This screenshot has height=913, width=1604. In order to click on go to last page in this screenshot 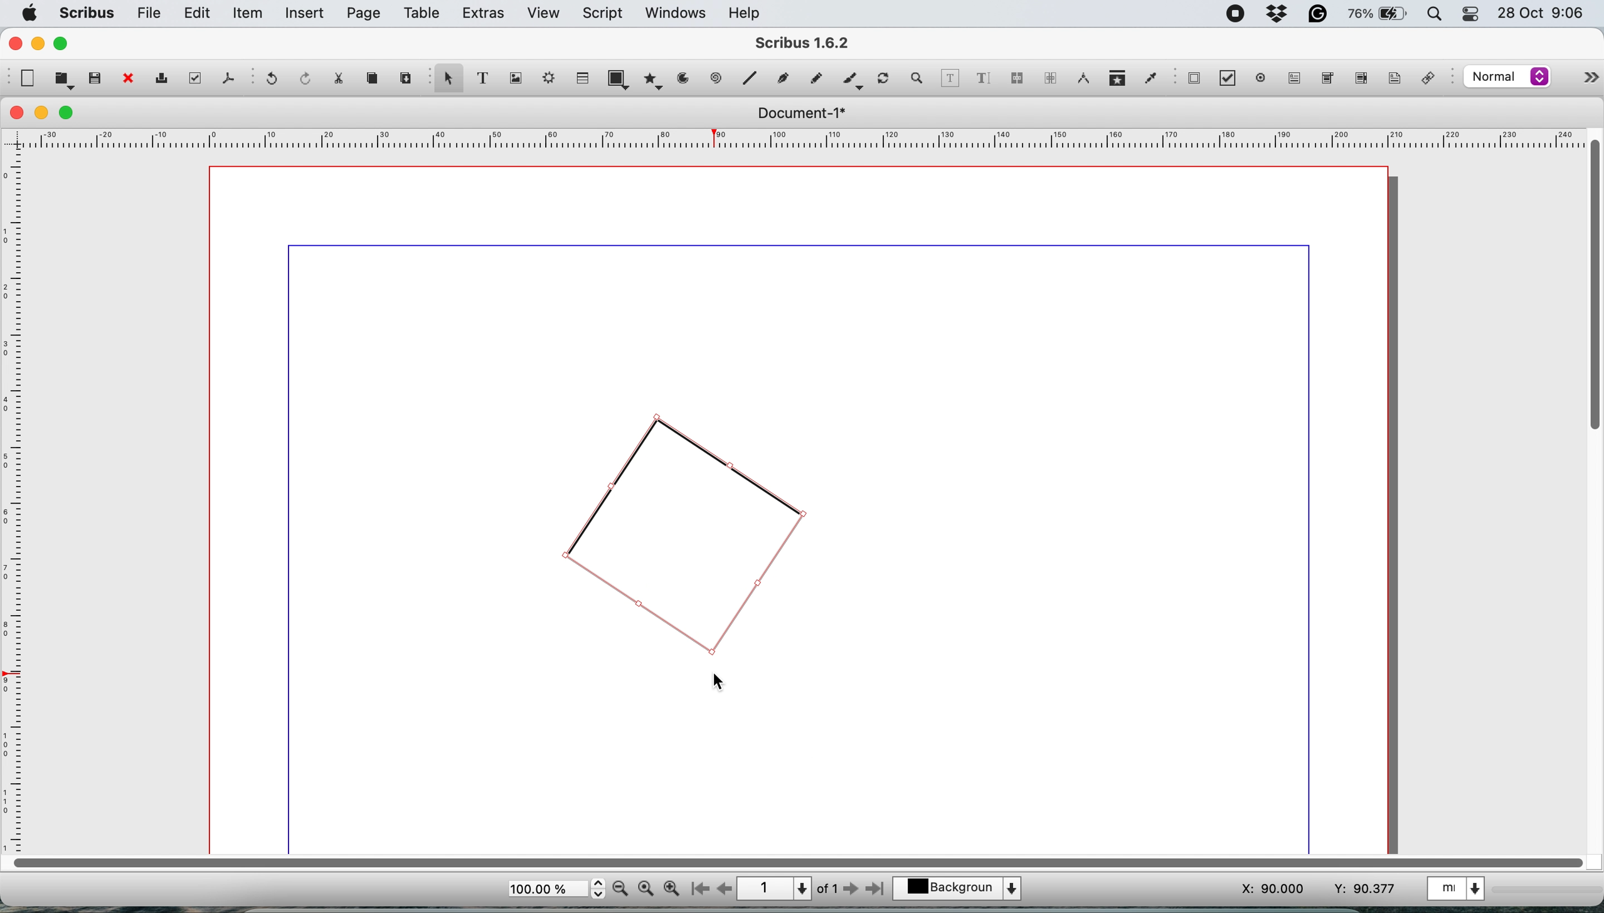, I will do `click(878, 890)`.